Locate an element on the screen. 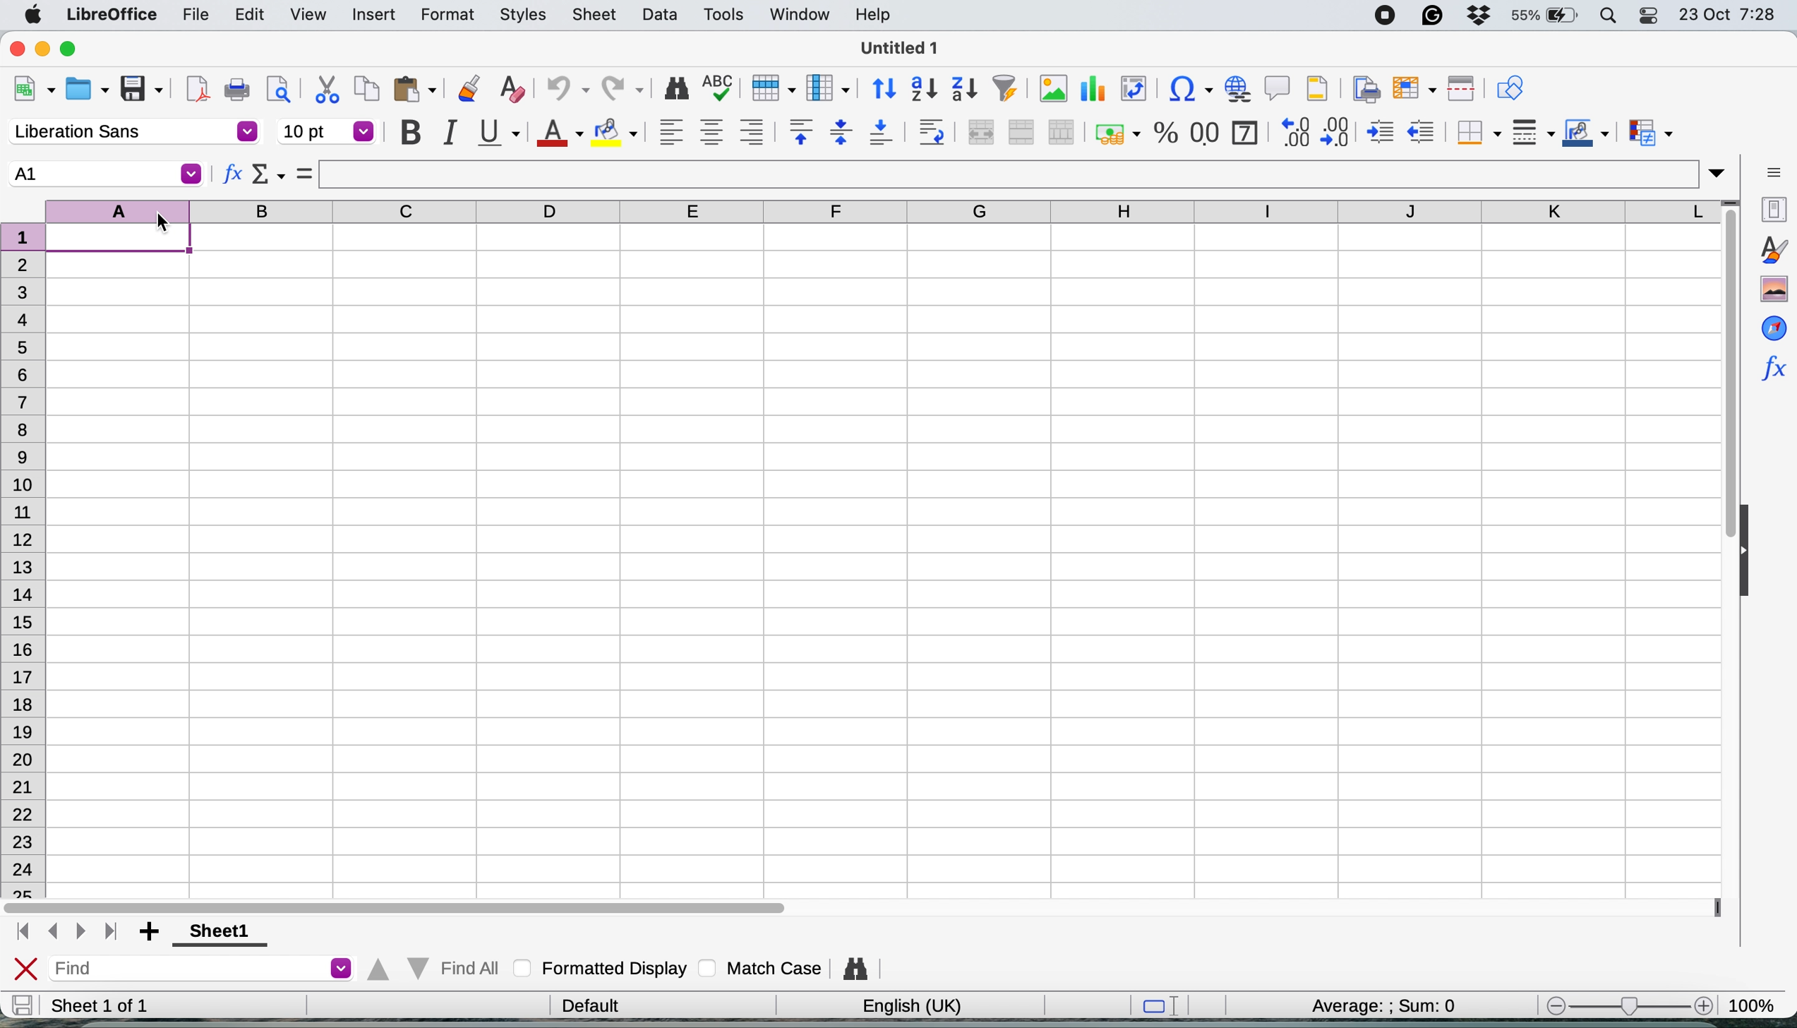 The image size is (1797, 1028). format as date is located at coordinates (1244, 132).